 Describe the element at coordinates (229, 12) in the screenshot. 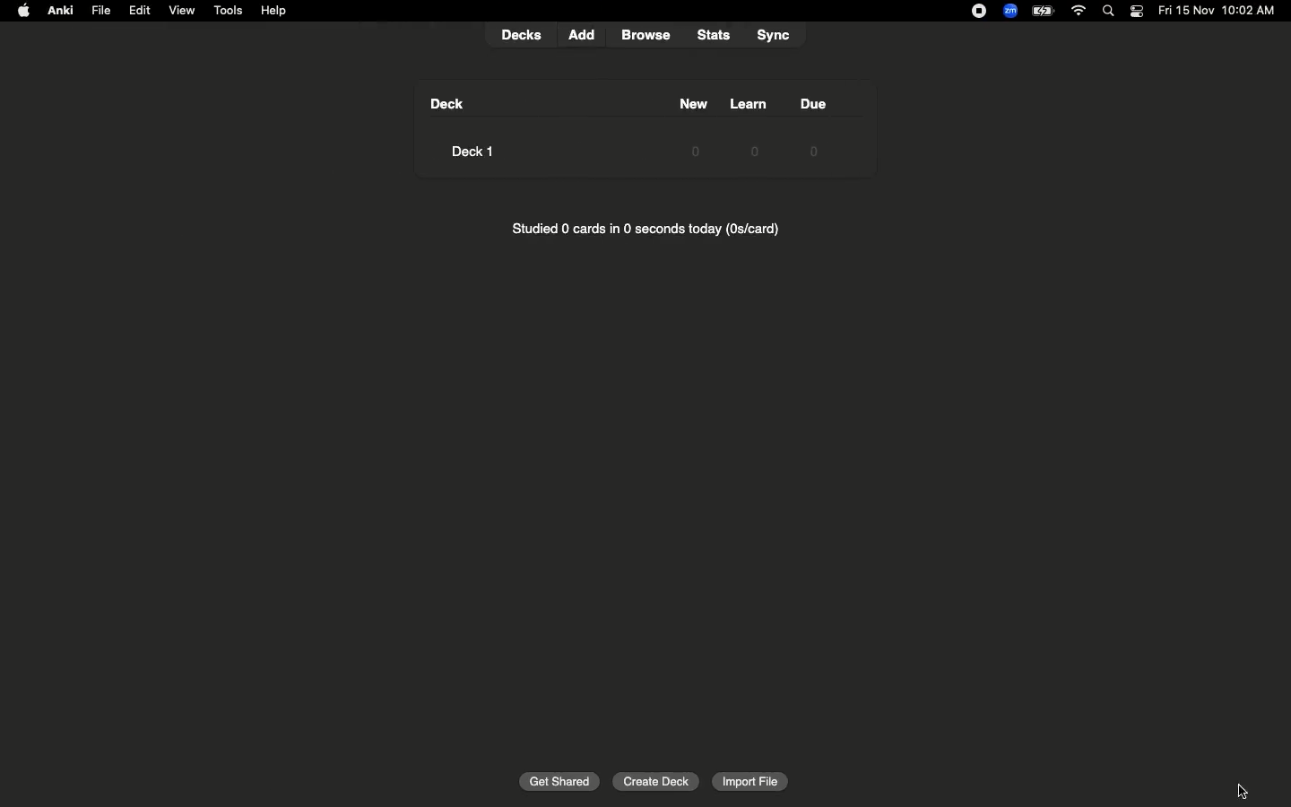

I see `Tools` at that location.